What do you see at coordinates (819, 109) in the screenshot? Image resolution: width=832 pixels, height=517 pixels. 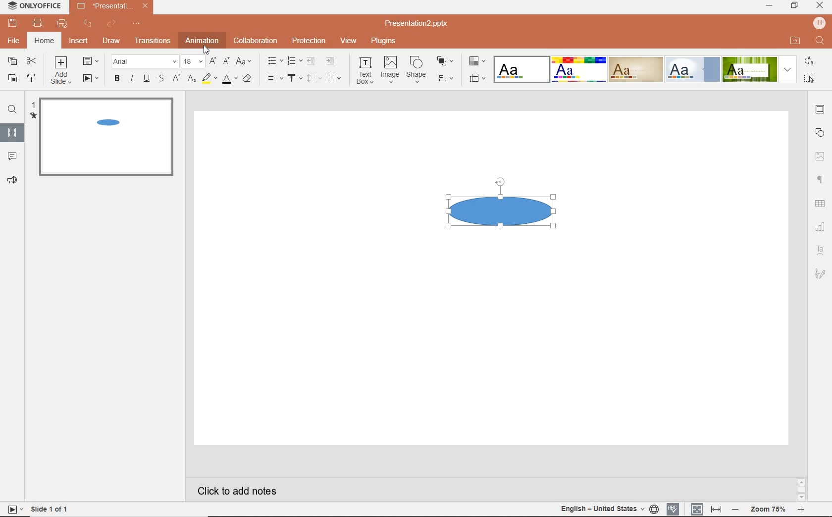 I see `slide settings` at bounding box center [819, 109].